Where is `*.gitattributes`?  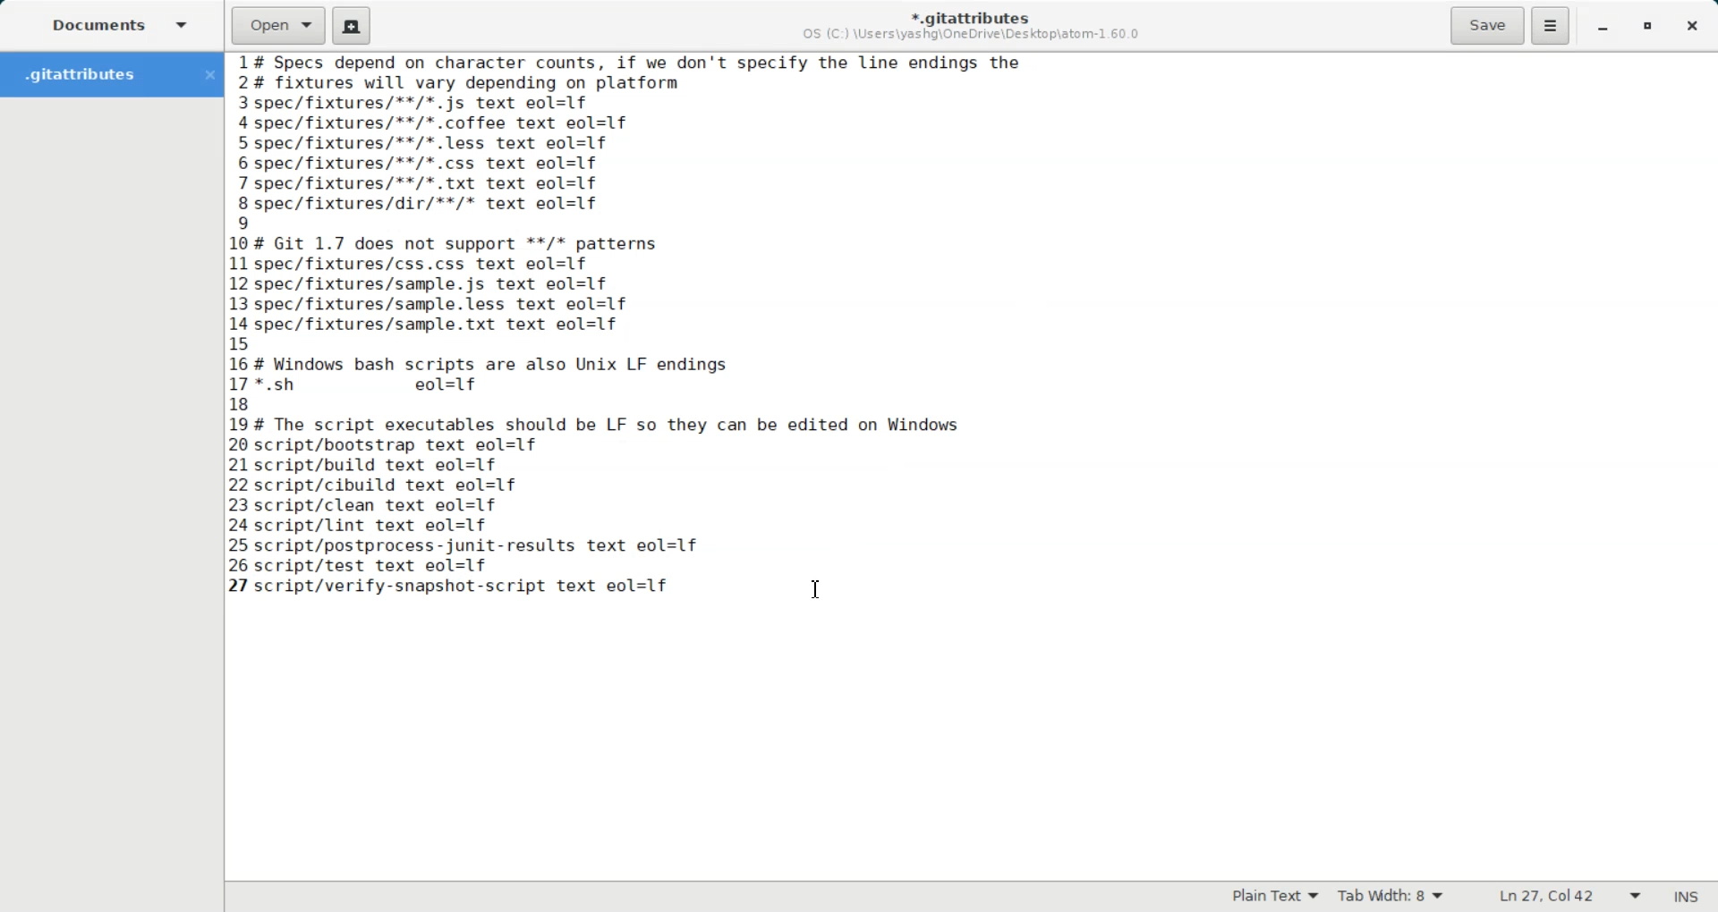
*.gitattributes is located at coordinates (966, 13).